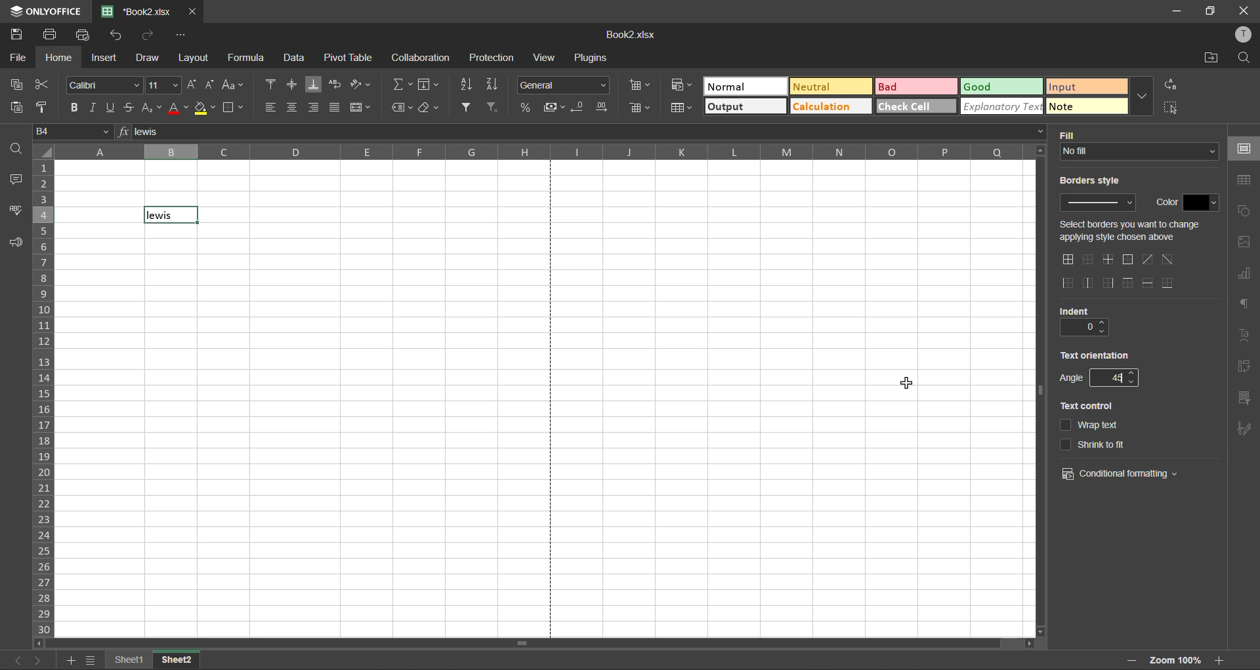  Describe the element at coordinates (182, 35) in the screenshot. I see `customize quick access toolbar` at that location.